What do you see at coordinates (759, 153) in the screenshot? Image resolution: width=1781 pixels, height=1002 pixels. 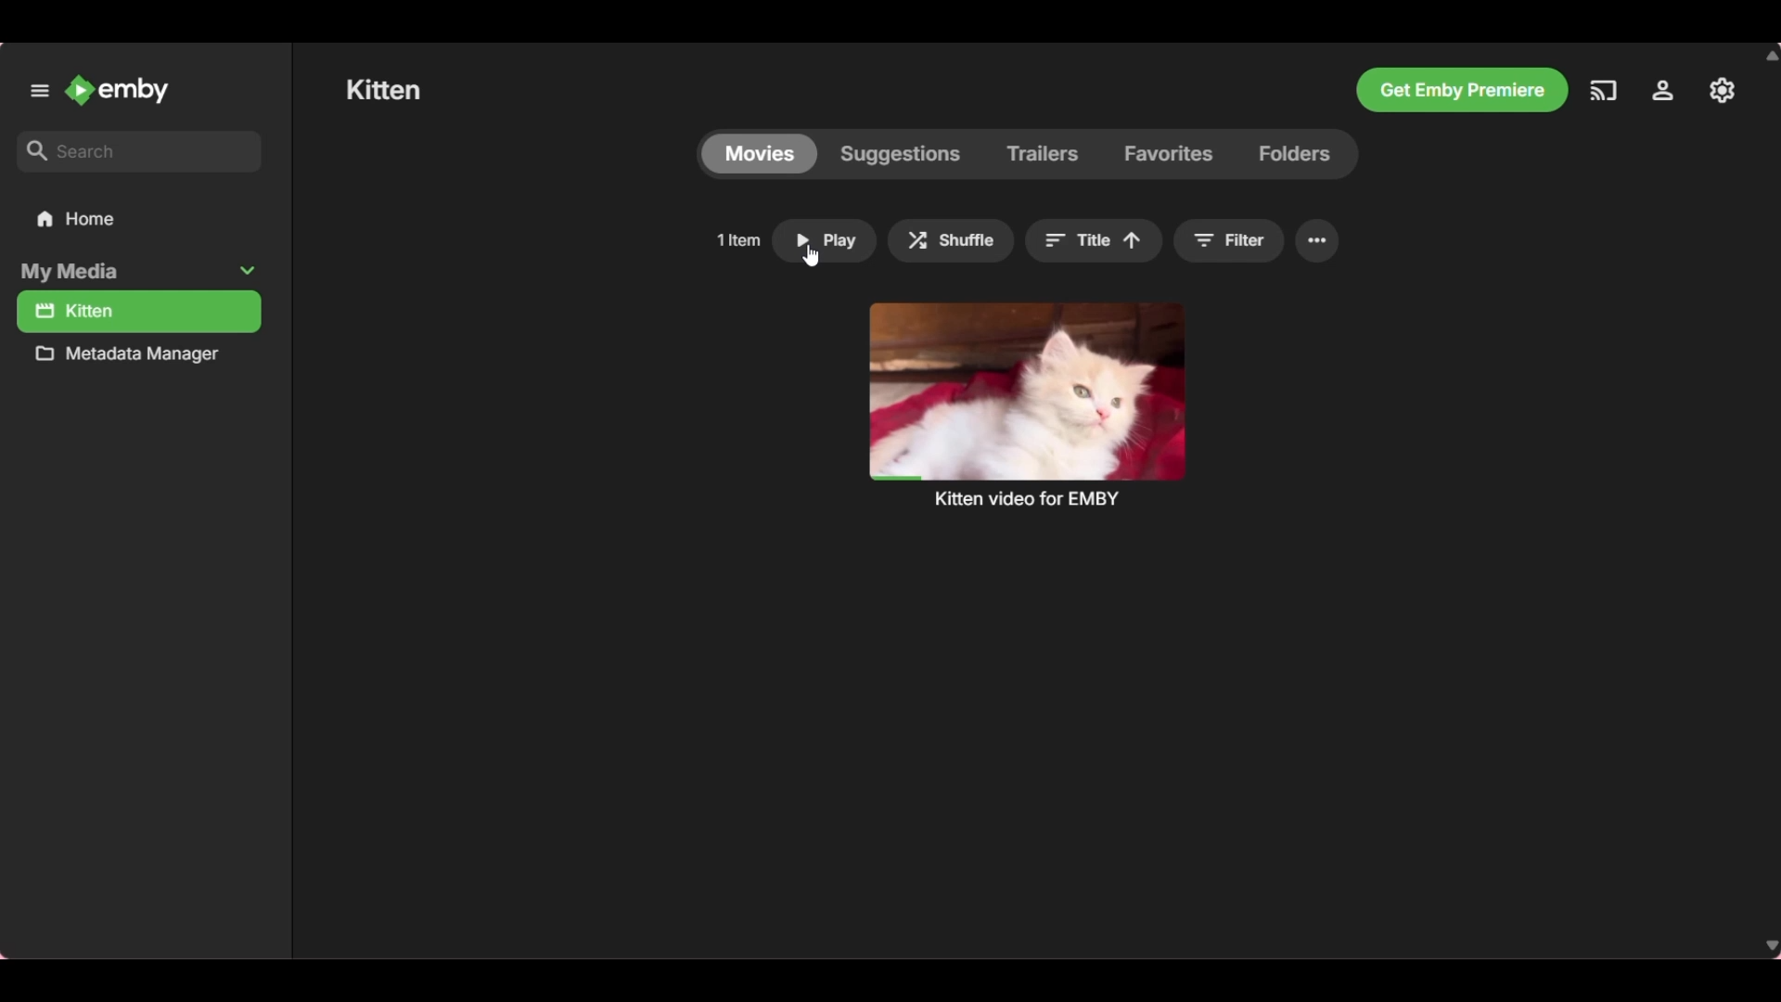 I see `Movies` at bounding box center [759, 153].